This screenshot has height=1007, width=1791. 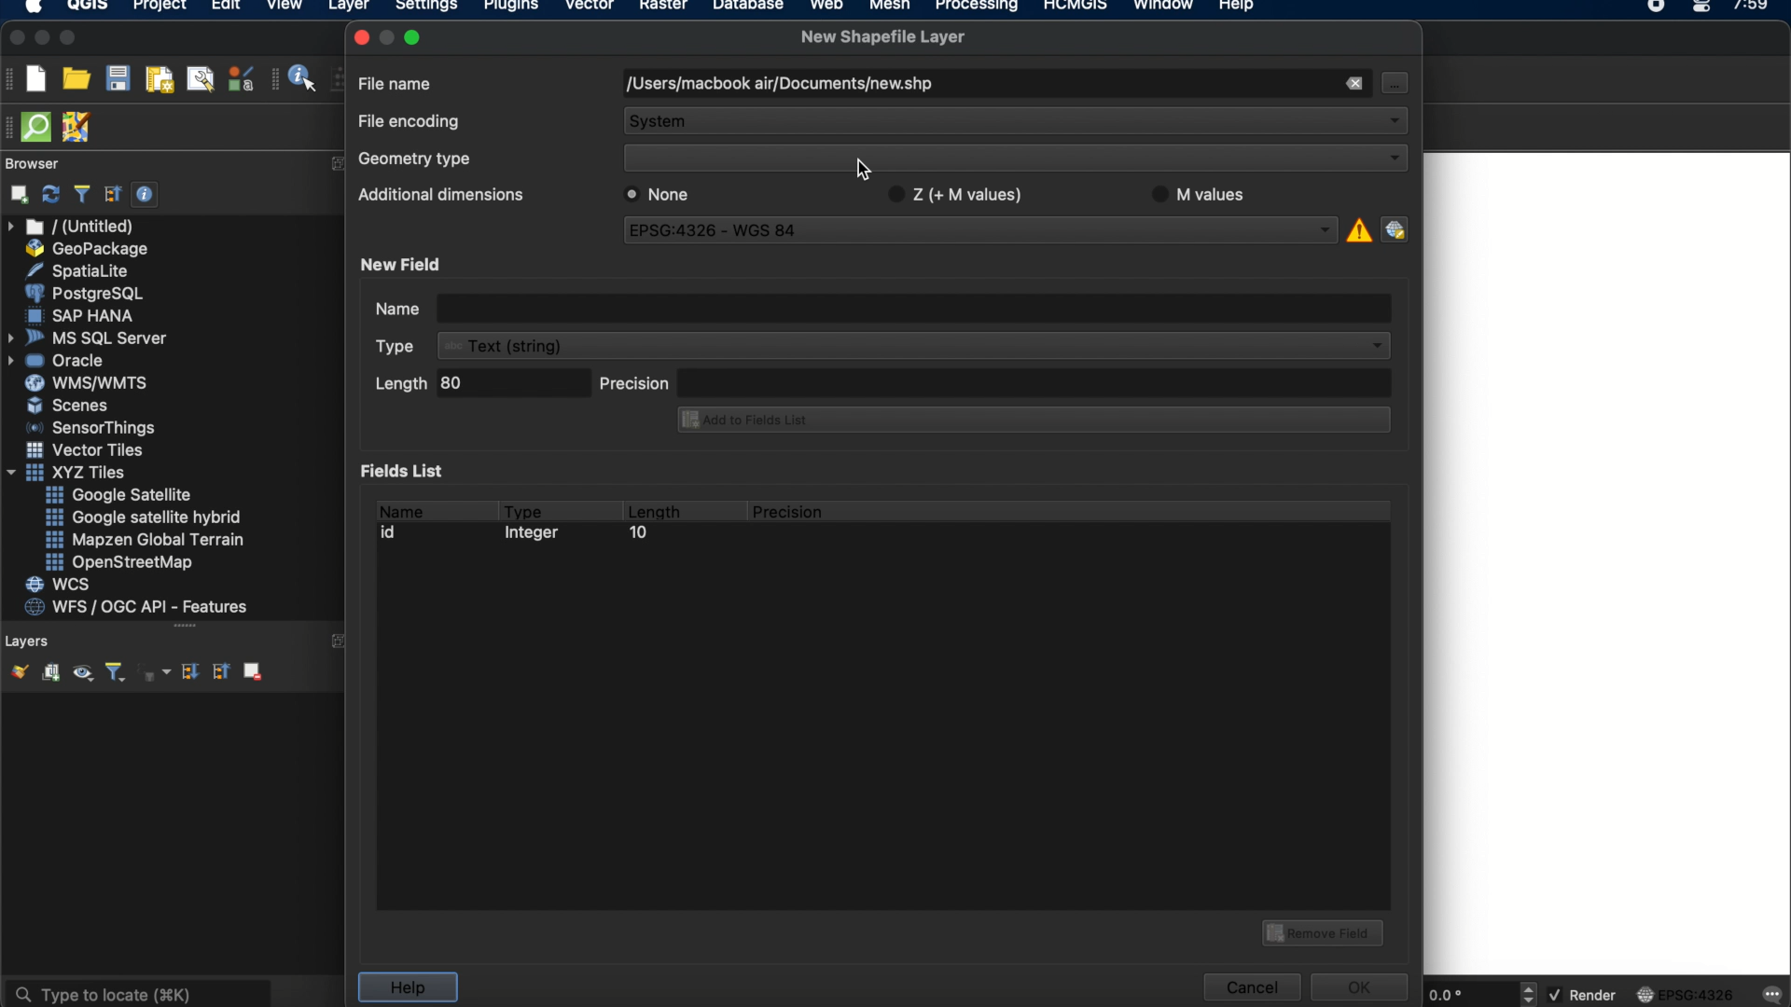 I want to click on JOSM remote, so click(x=78, y=128).